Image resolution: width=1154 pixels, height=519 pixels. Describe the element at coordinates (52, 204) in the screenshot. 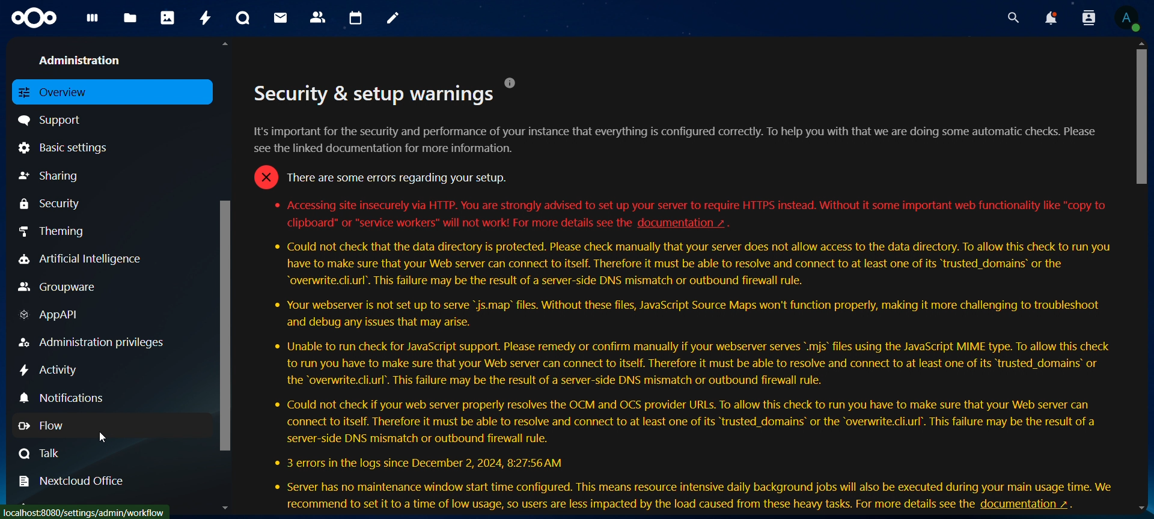

I see `security` at that location.